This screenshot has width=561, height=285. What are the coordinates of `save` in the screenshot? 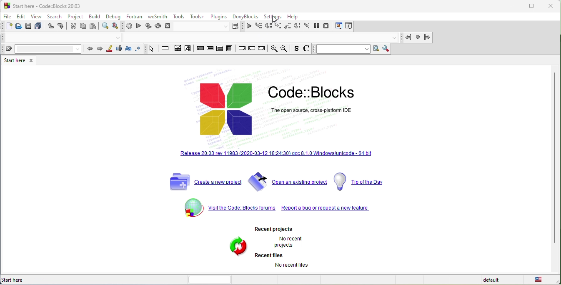 It's located at (29, 28).